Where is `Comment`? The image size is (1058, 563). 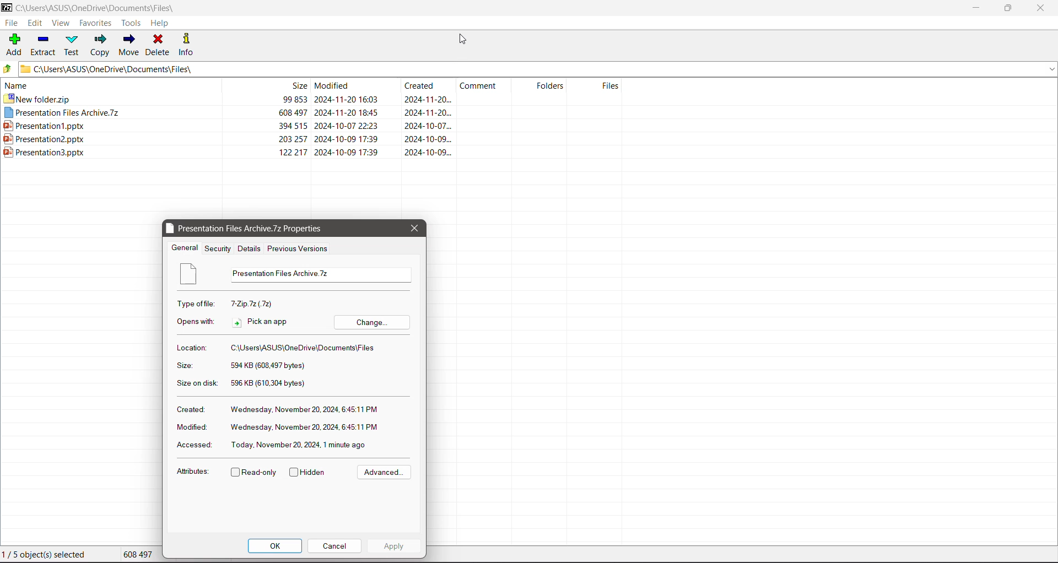 Comment is located at coordinates (483, 86).